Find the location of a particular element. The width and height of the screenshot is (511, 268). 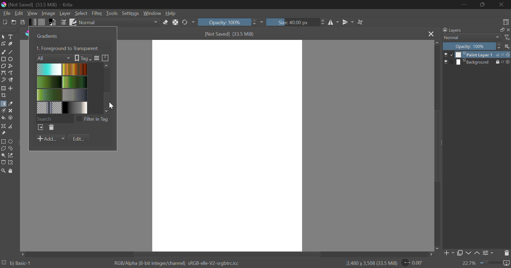

Reference Images is located at coordinates (3, 134).